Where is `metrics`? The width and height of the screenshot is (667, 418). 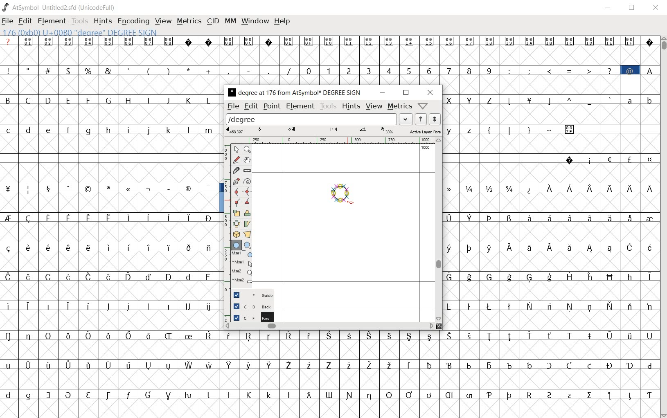
metrics is located at coordinates (399, 107).